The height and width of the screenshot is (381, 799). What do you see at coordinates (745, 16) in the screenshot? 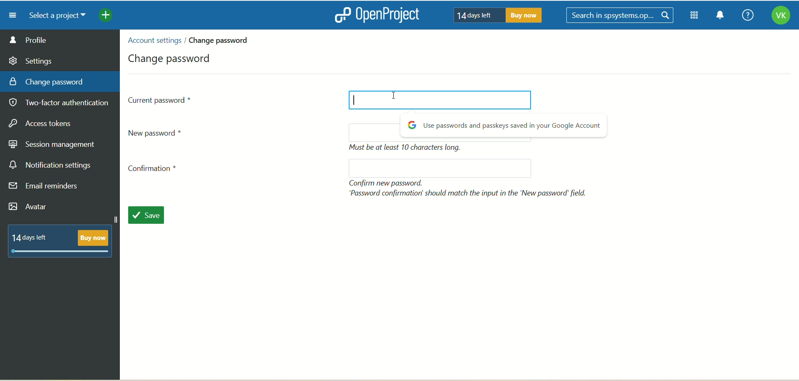
I see `help` at bounding box center [745, 16].